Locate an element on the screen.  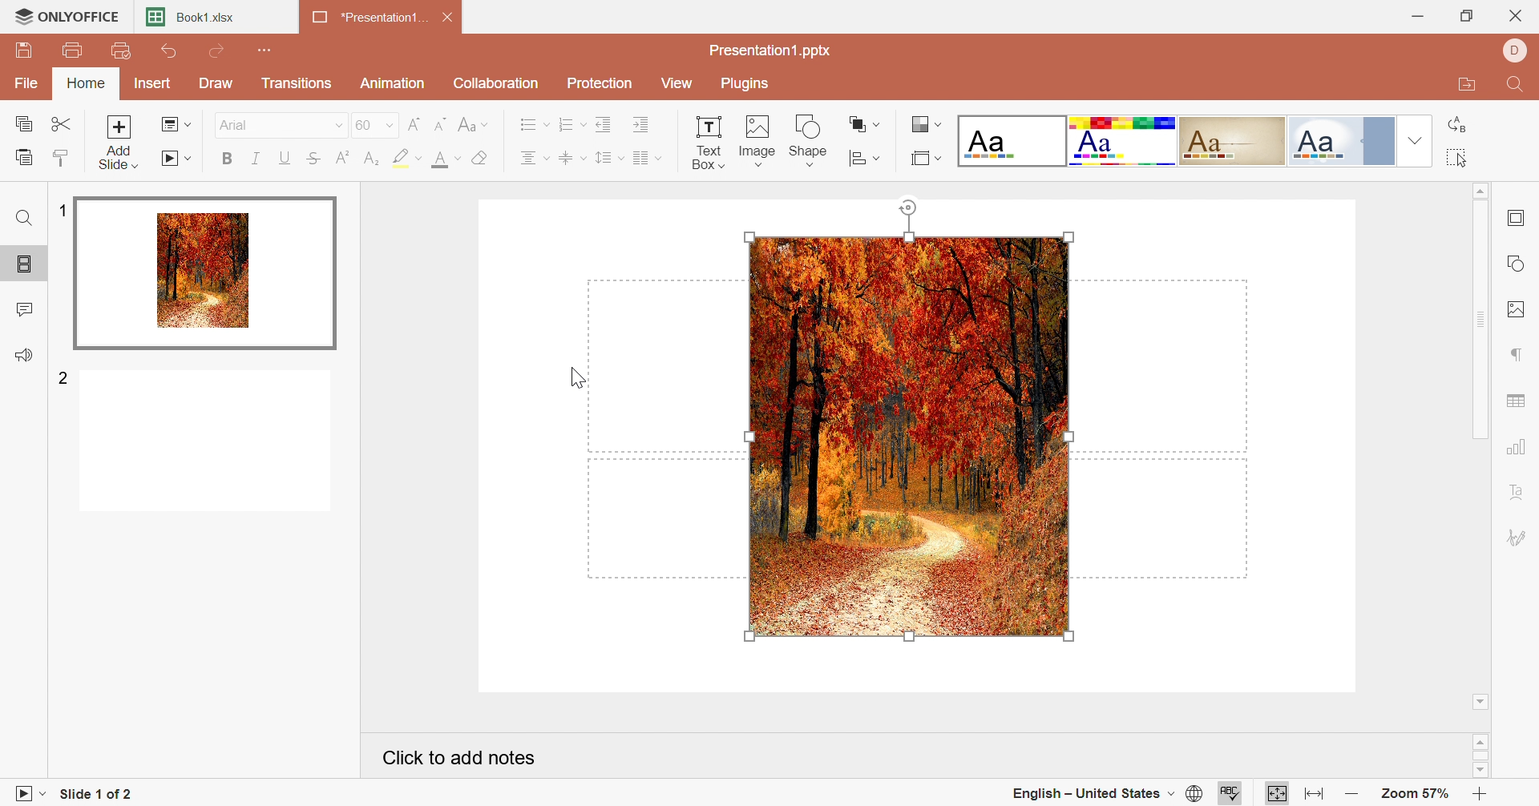
Animation is located at coordinates (393, 83).